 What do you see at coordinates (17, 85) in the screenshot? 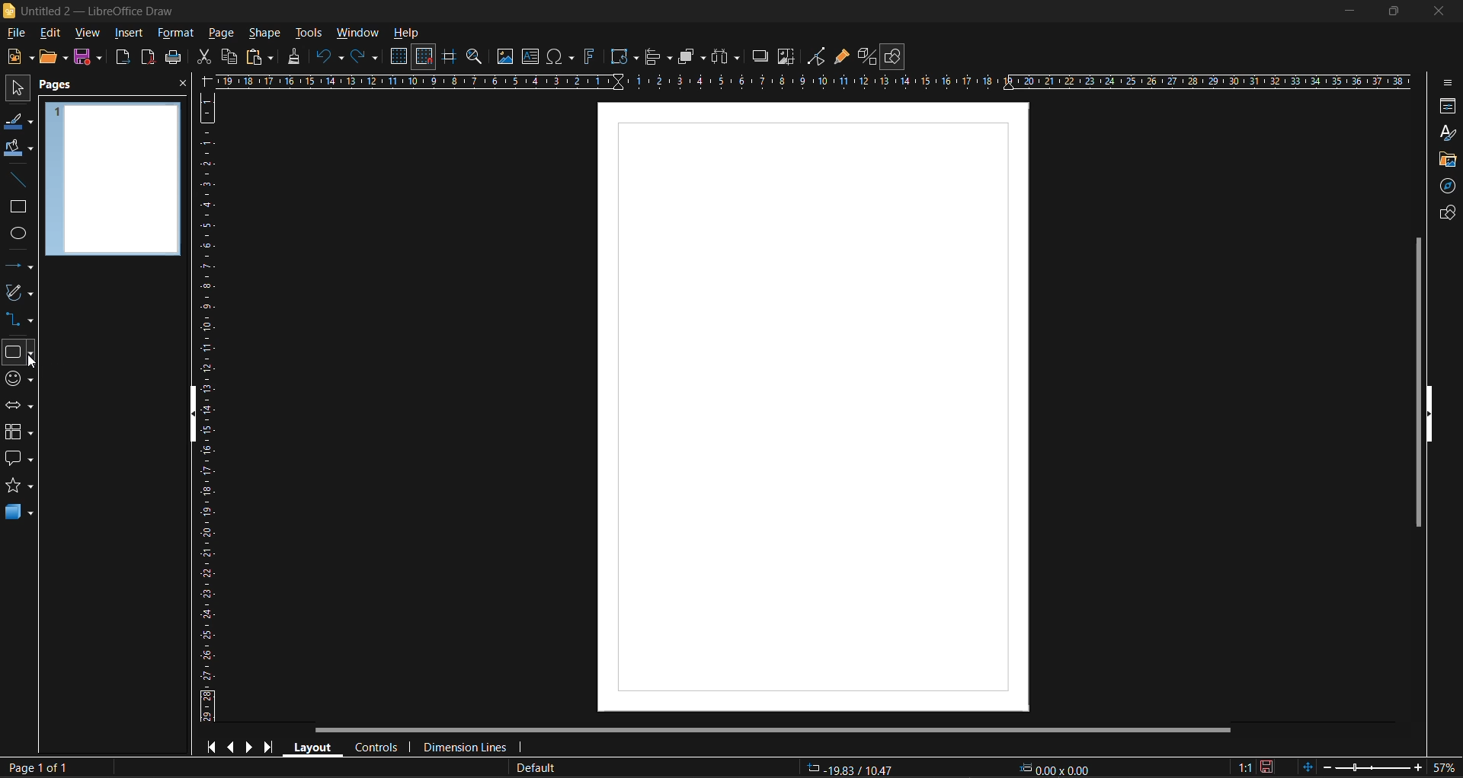
I see `select` at bounding box center [17, 85].